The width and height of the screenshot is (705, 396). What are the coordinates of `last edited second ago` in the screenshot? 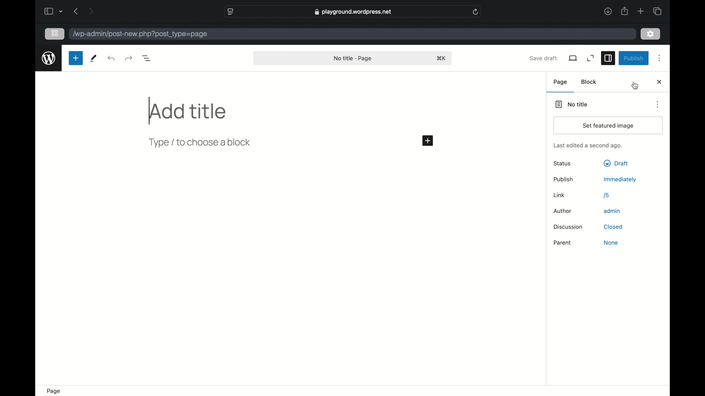 It's located at (587, 146).